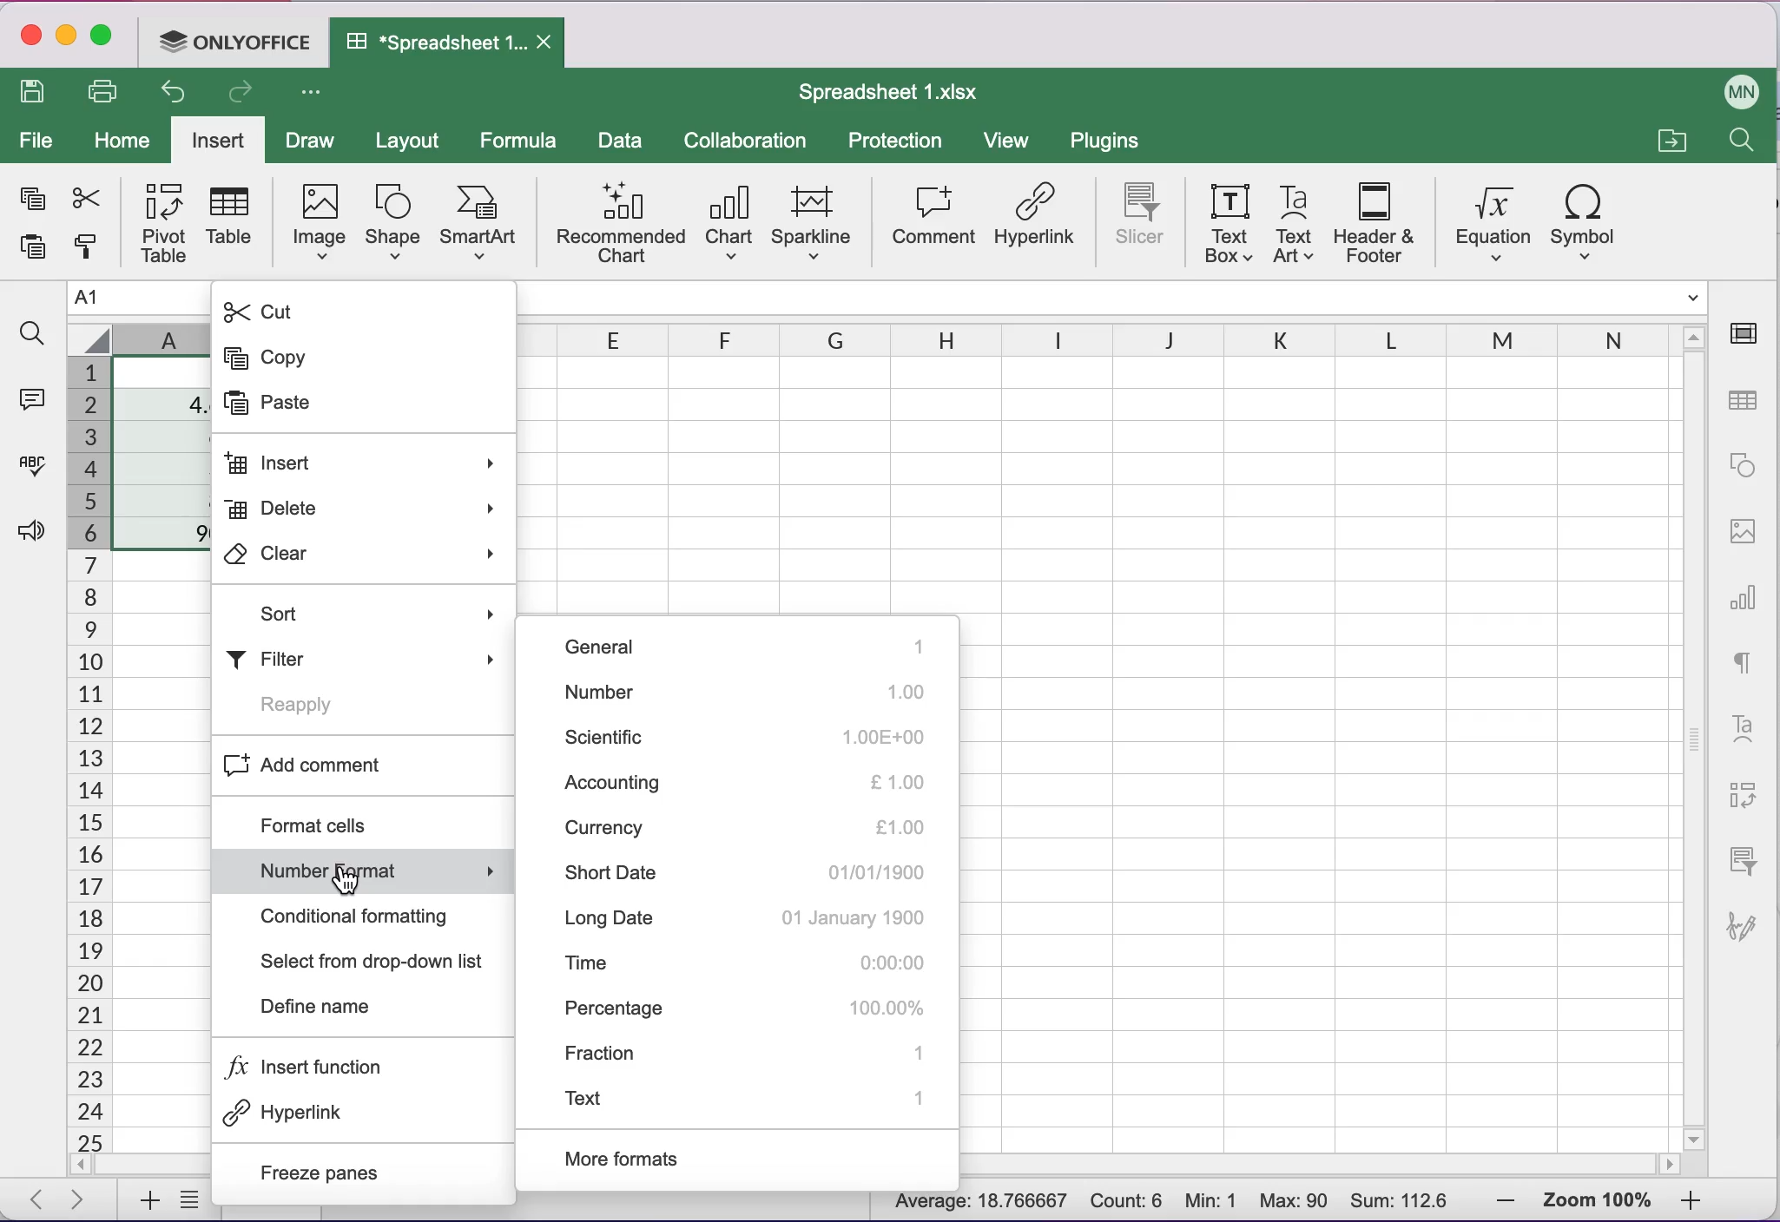 This screenshot has width=1780, height=1222. I want to click on Delete, so click(359, 509).